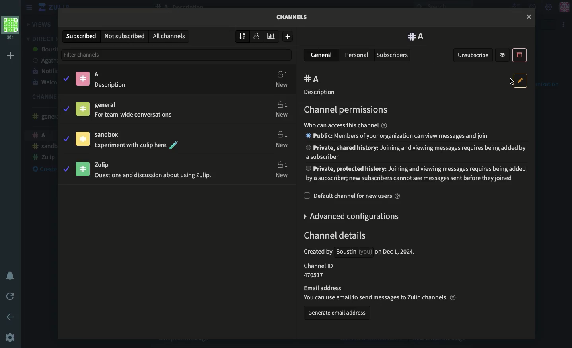 The image size is (572, 348). Describe the element at coordinates (344, 110) in the screenshot. I see `Channel permissions` at that location.